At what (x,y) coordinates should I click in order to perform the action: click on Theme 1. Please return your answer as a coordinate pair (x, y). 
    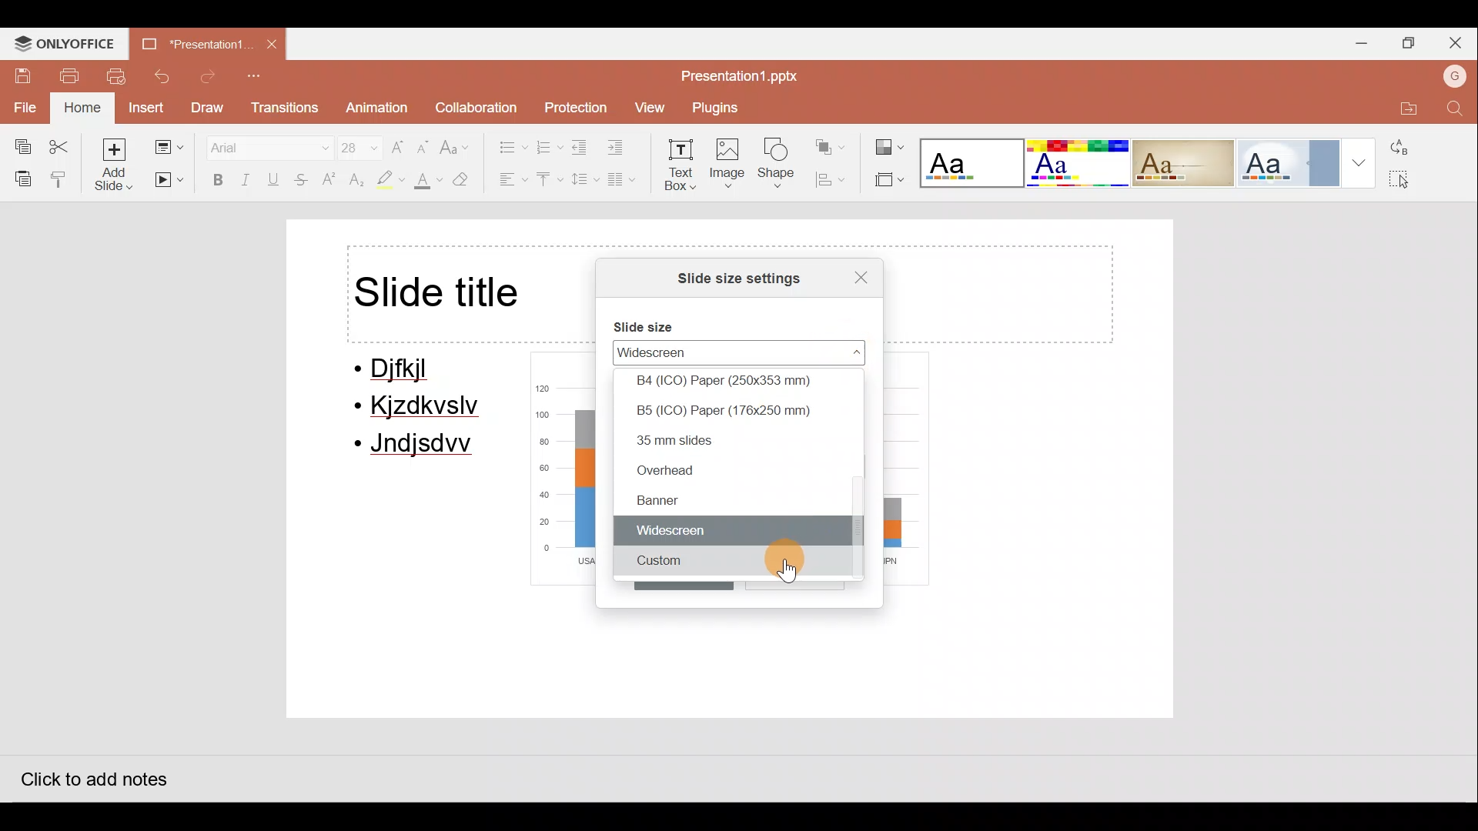
    Looking at the image, I should click on (973, 165).